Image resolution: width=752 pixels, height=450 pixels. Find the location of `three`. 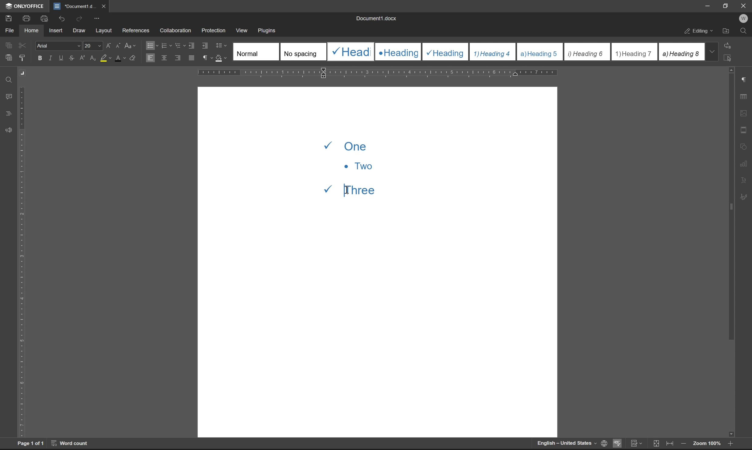

three is located at coordinates (356, 188).